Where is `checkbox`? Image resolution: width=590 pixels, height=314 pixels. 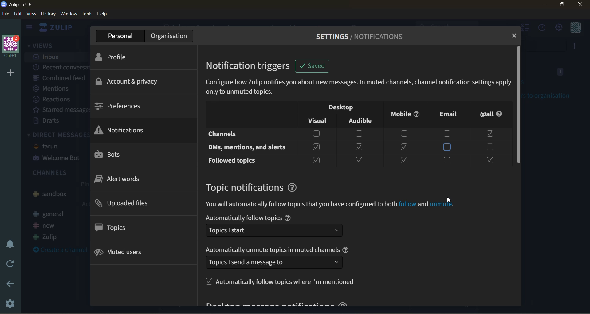
checkbox is located at coordinates (448, 133).